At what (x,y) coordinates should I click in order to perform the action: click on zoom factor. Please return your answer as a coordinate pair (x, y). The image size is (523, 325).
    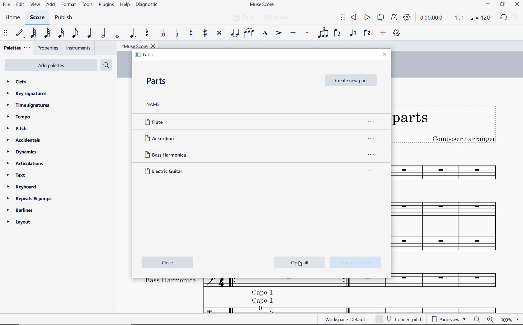
    Looking at the image, I should click on (509, 320).